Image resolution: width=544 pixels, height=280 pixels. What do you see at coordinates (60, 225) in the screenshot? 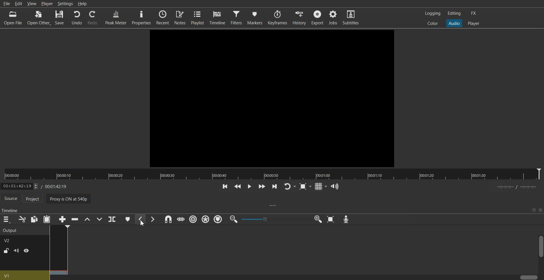
I see `Cursor` at bounding box center [60, 225].